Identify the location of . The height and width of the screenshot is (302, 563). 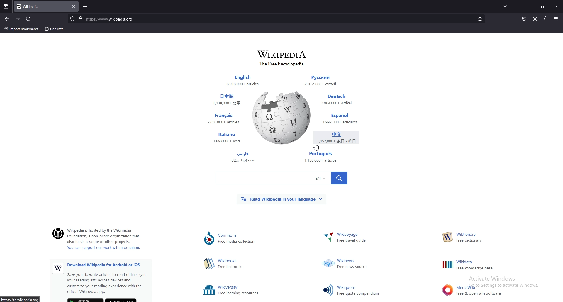
(328, 264).